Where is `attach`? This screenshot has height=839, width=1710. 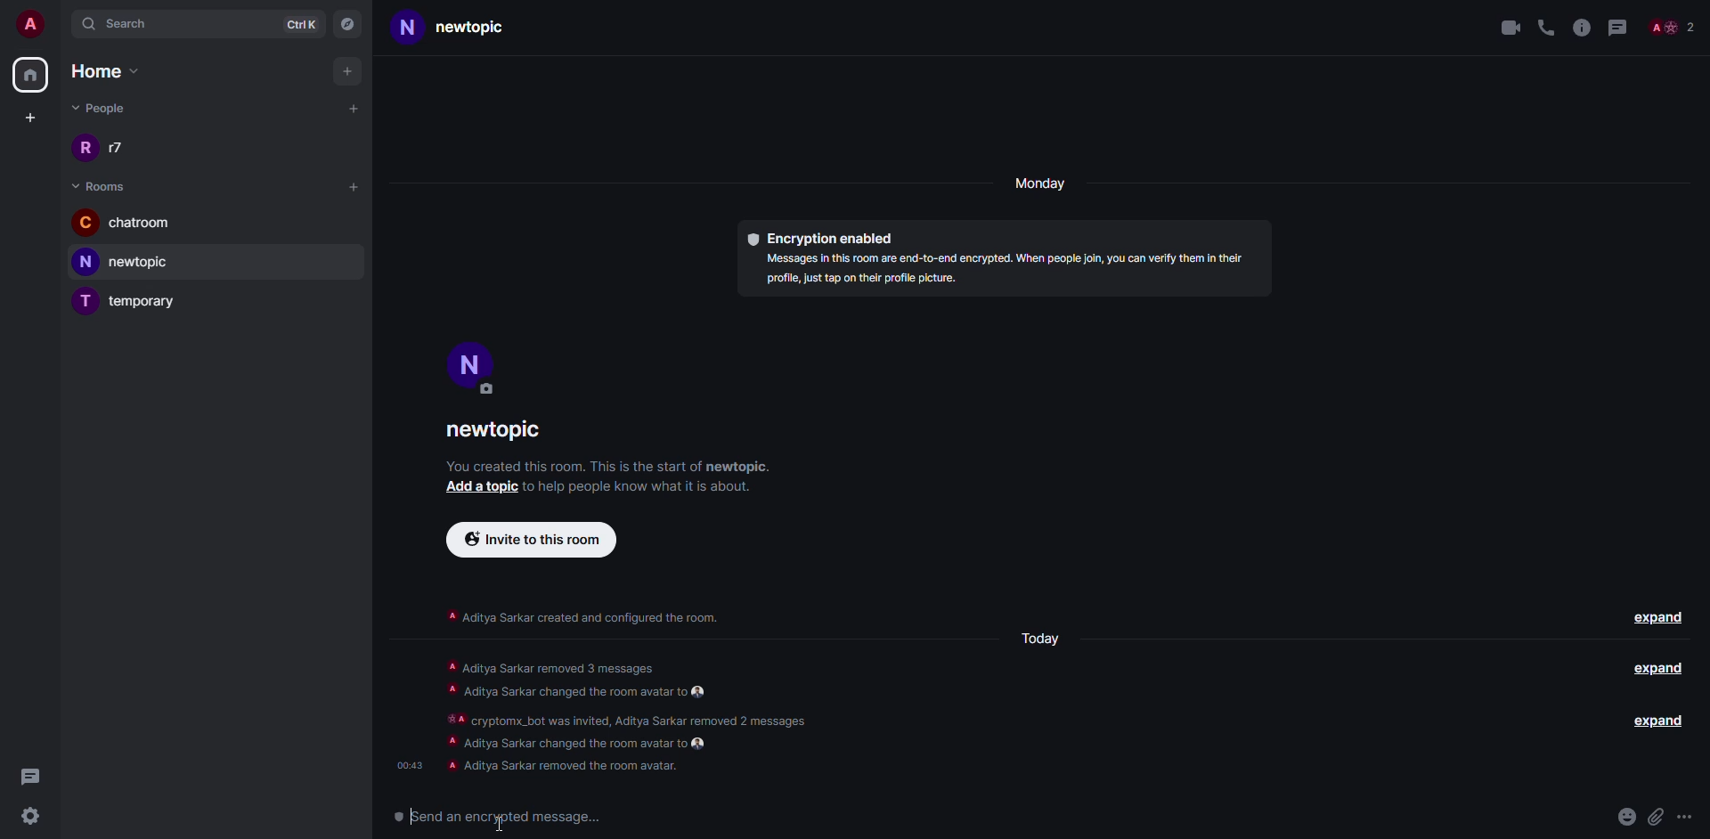 attach is located at coordinates (1657, 818).